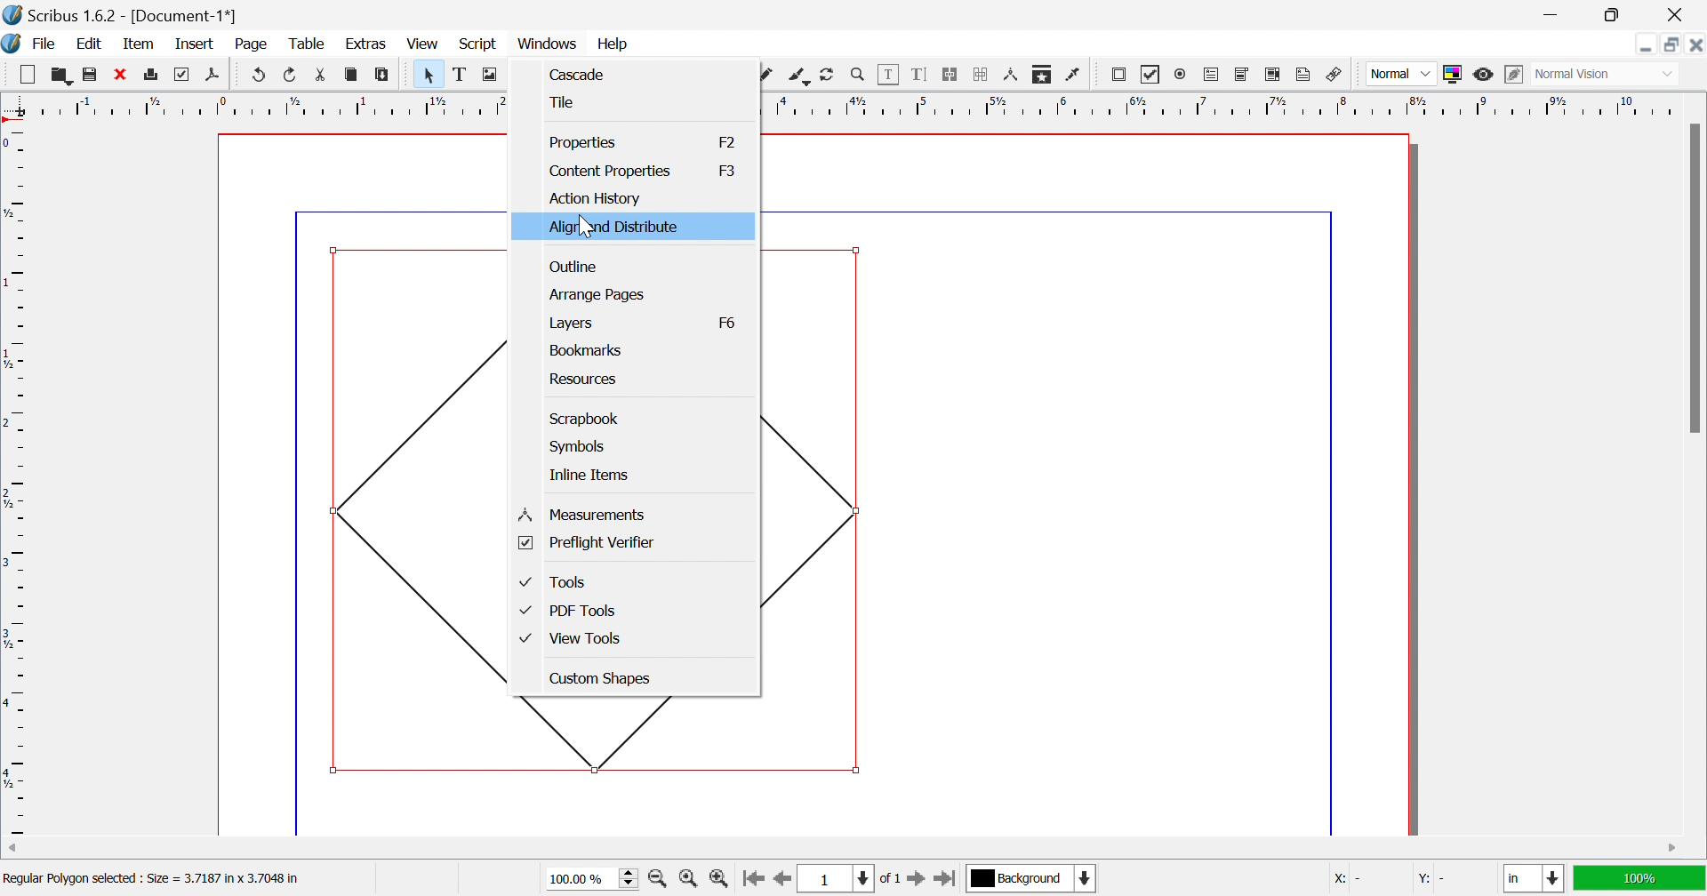 The width and height of the screenshot is (1707, 896). Describe the element at coordinates (918, 74) in the screenshot. I see `Edit text with story editor` at that location.